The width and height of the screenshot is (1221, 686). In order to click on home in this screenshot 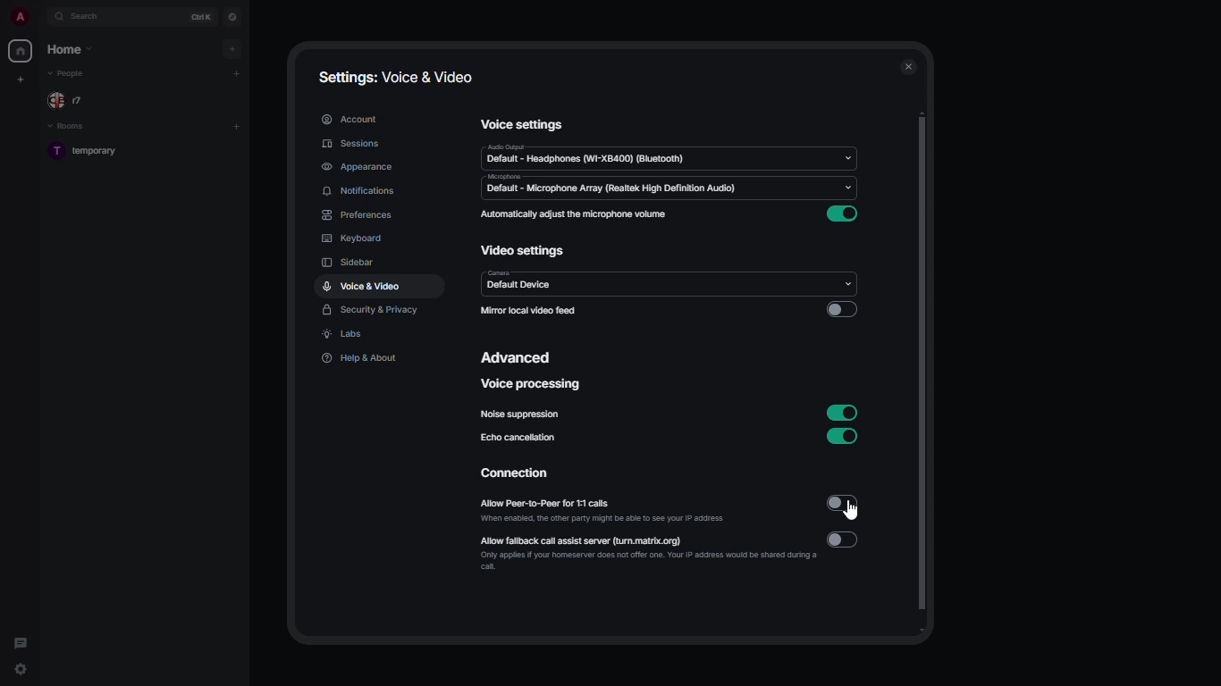, I will do `click(72, 49)`.